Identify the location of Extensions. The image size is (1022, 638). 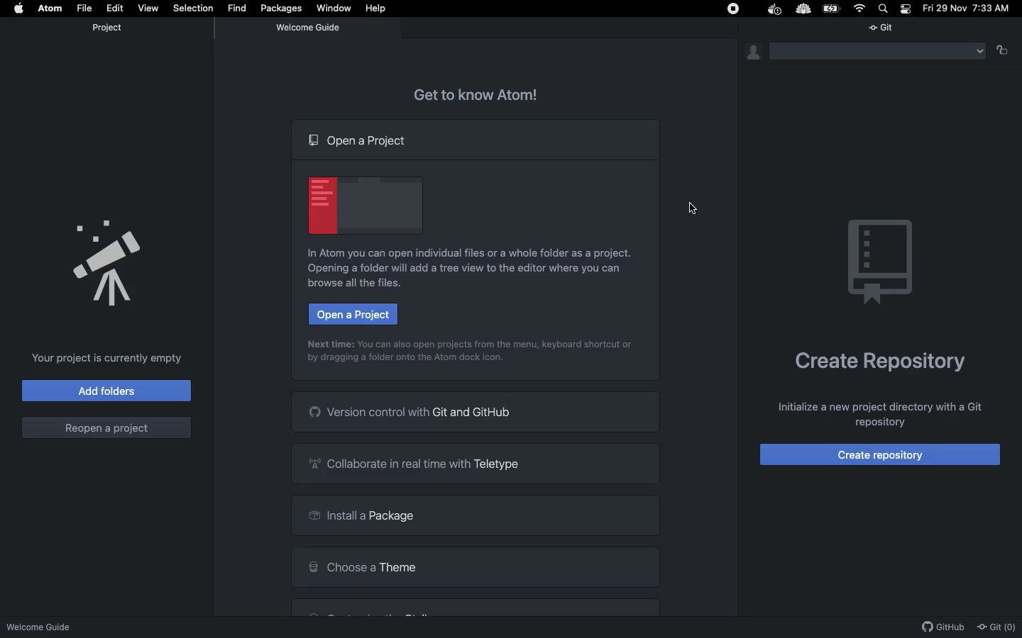
(768, 10).